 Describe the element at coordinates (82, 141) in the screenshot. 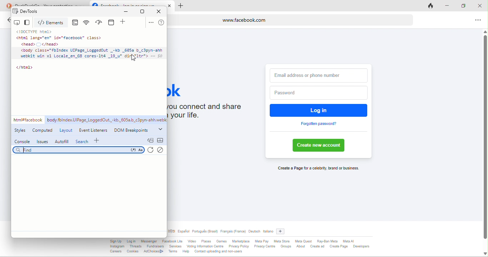

I see `search` at that location.